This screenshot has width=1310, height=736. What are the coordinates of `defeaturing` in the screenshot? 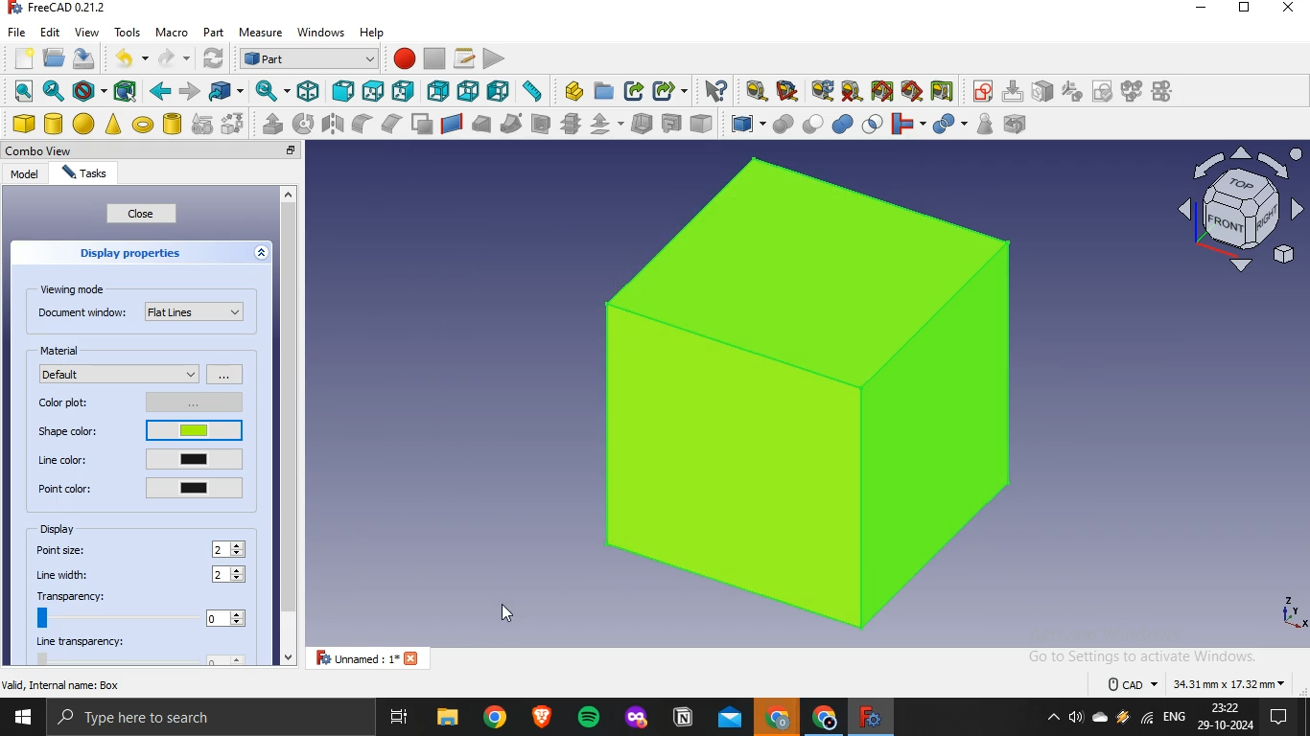 It's located at (1019, 124).